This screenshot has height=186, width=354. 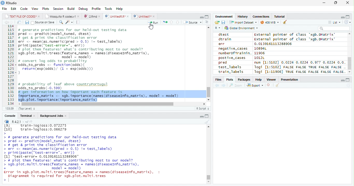 I want to click on Files, so click(x=218, y=80).